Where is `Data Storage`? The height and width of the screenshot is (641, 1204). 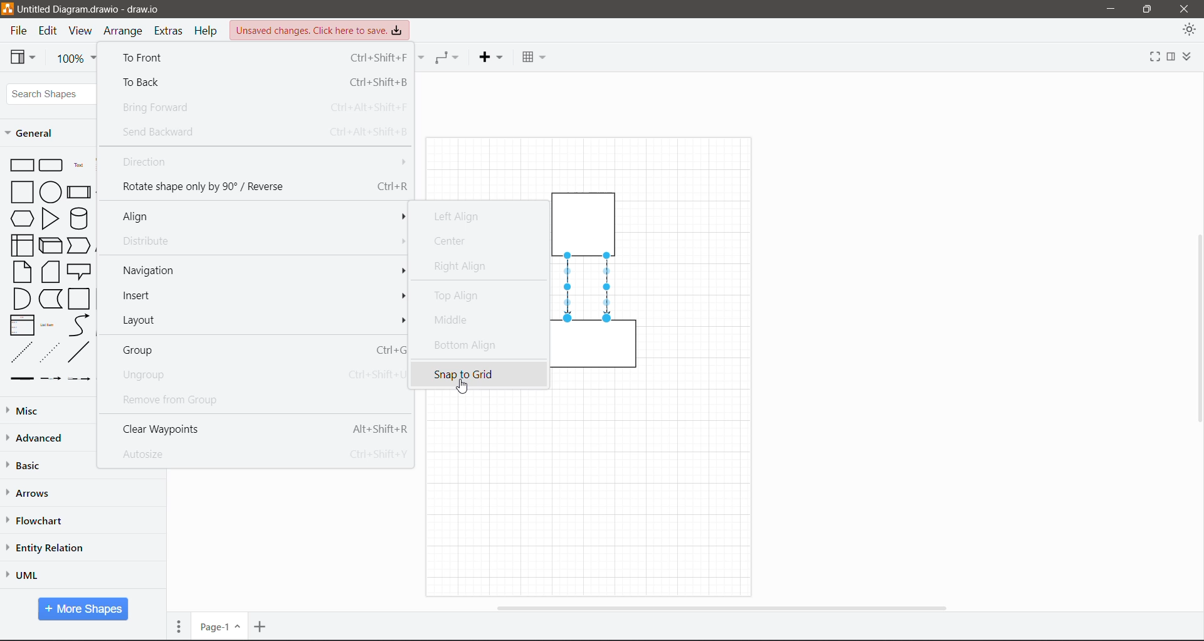
Data Storage is located at coordinates (50, 299).